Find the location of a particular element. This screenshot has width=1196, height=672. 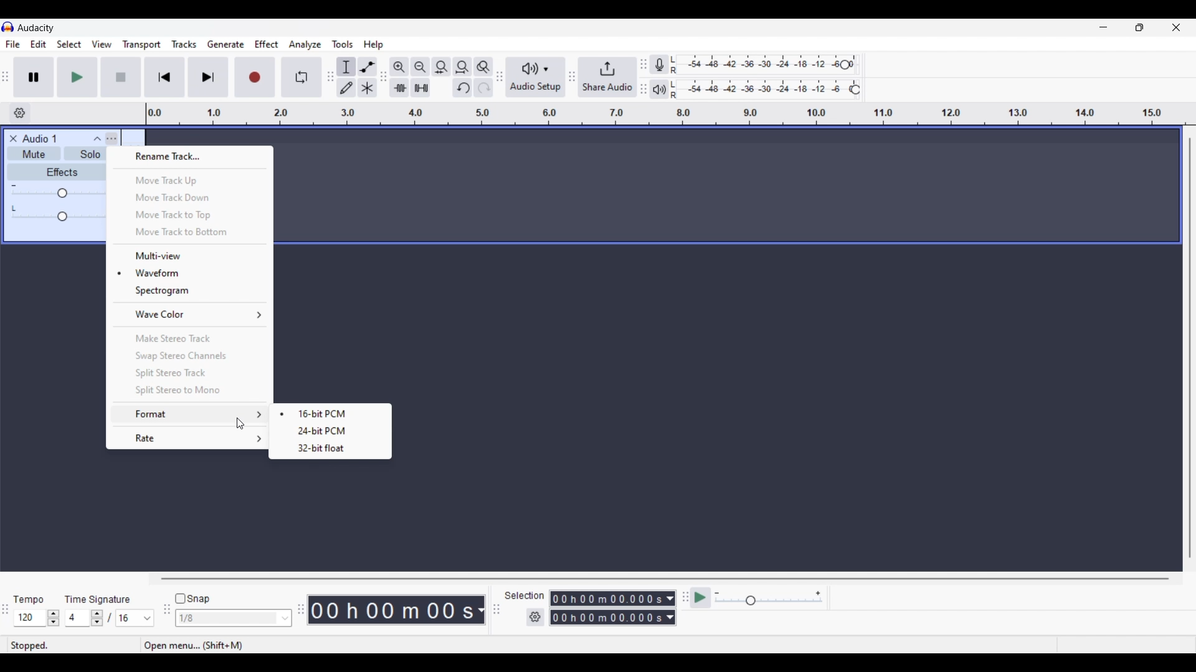

- is located at coordinates (14, 184).